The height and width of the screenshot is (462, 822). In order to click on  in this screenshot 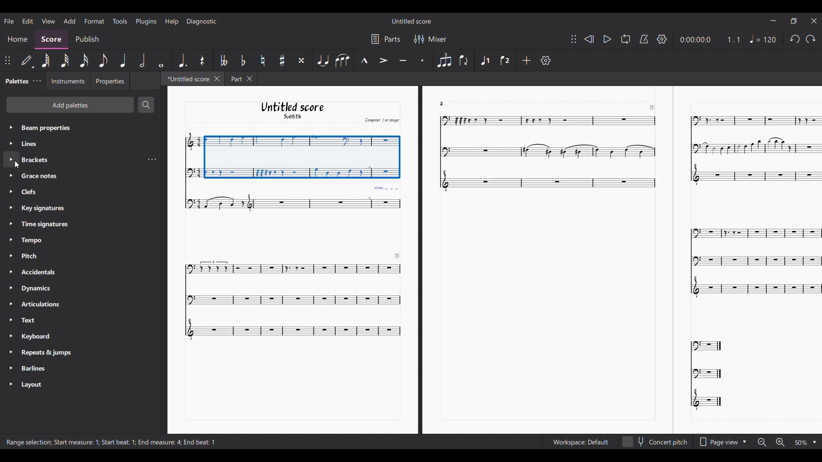, I will do `click(9, 289)`.